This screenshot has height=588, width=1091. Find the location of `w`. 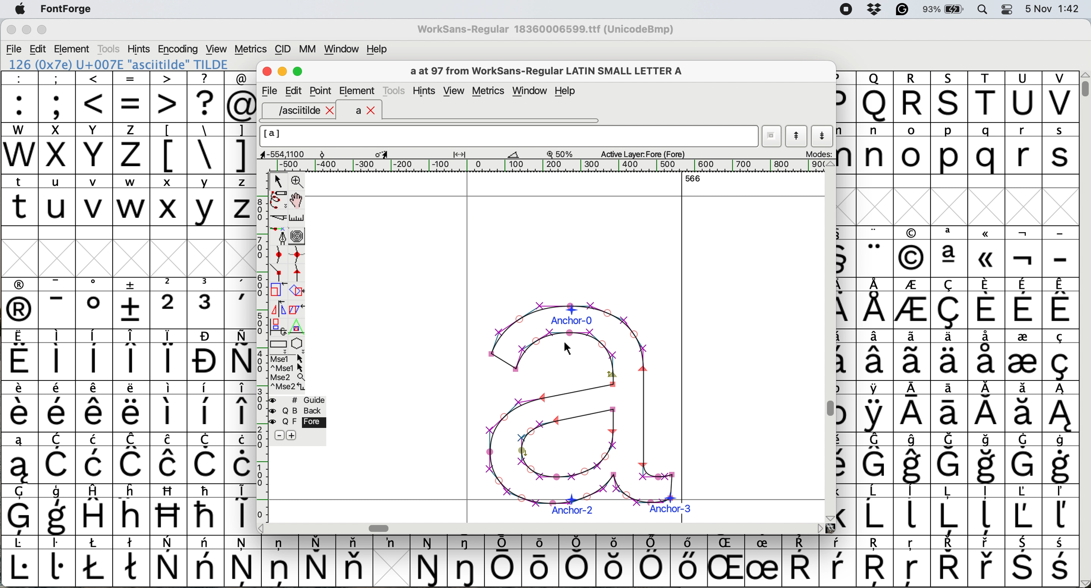

w is located at coordinates (131, 200).